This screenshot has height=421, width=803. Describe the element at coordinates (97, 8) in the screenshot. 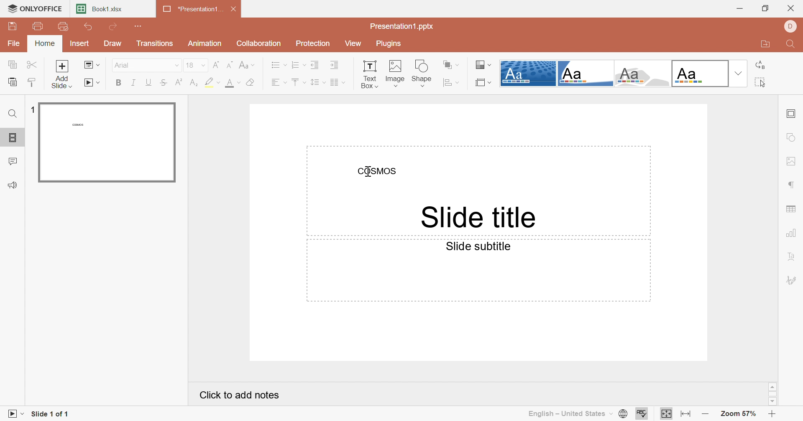

I see `Book1.xlsx` at that location.